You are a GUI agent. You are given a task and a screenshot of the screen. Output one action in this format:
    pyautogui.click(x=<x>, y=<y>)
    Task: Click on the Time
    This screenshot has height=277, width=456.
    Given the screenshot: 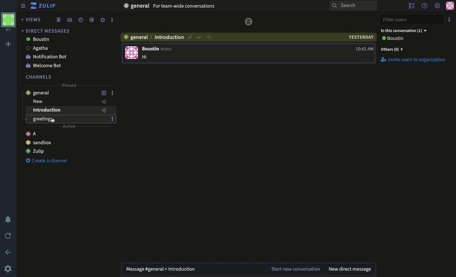 What is the action you would take?
    pyautogui.click(x=80, y=20)
    